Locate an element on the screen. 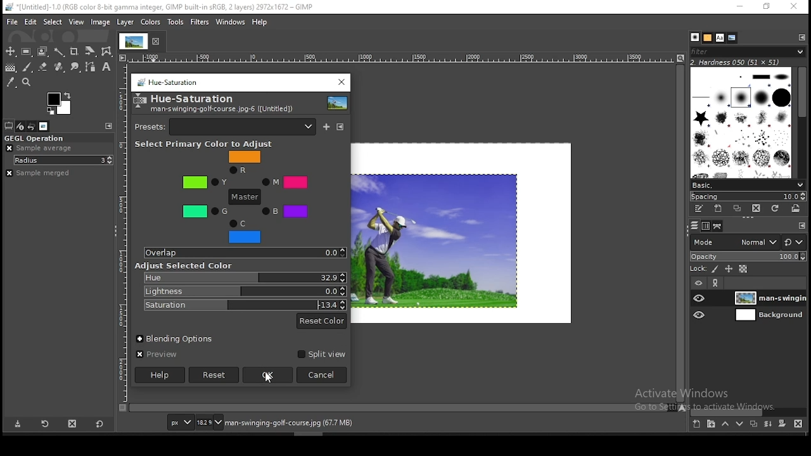 The image size is (811, 456). brush presets is located at coordinates (747, 185).